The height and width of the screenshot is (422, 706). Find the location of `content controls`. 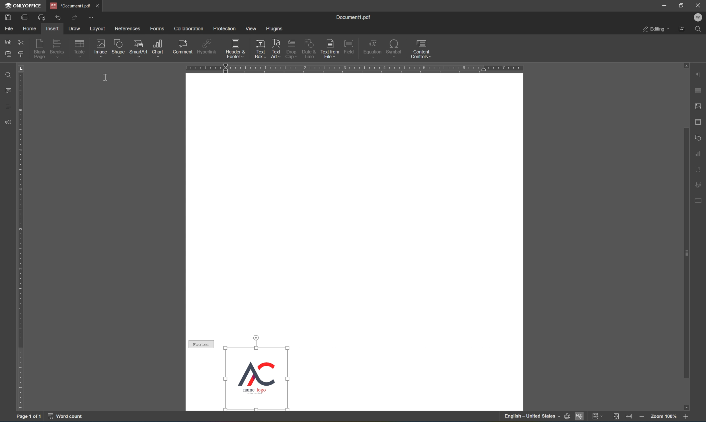

content controls is located at coordinates (421, 49).